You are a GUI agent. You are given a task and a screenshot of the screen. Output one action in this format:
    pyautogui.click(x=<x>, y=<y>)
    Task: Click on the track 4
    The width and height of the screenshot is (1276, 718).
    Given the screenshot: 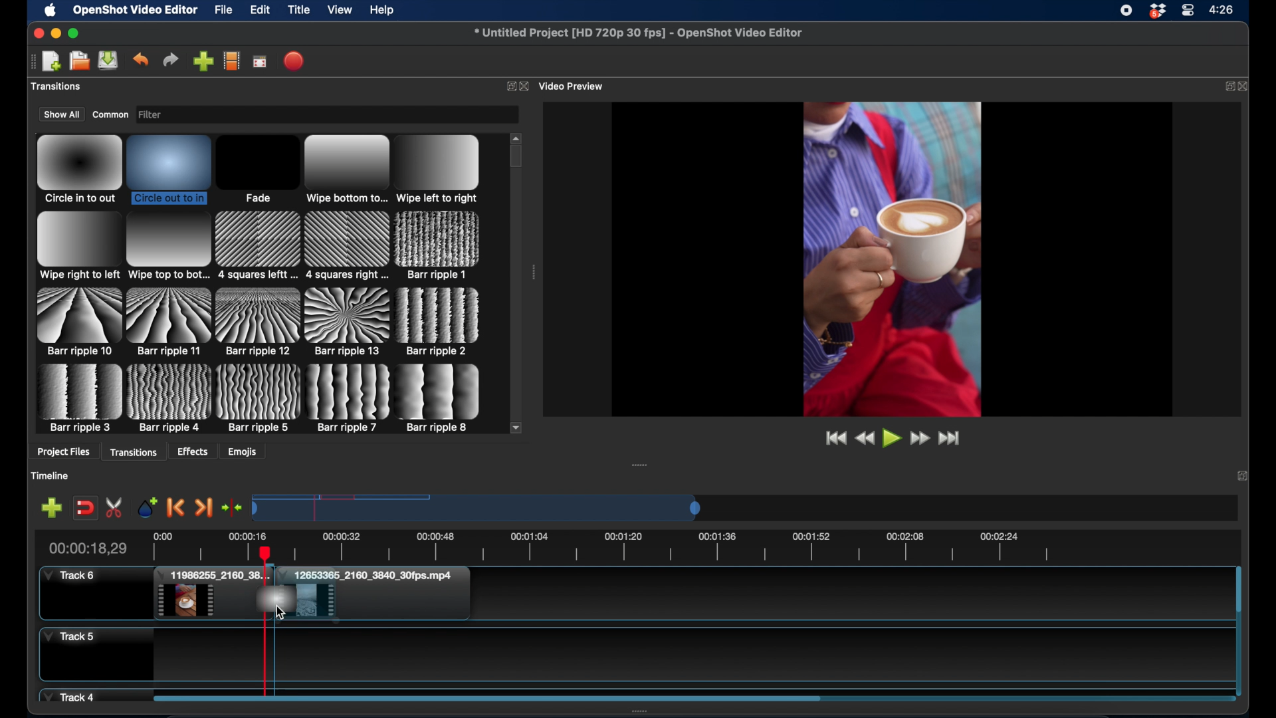 What is the action you would take?
    pyautogui.click(x=71, y=695)
    